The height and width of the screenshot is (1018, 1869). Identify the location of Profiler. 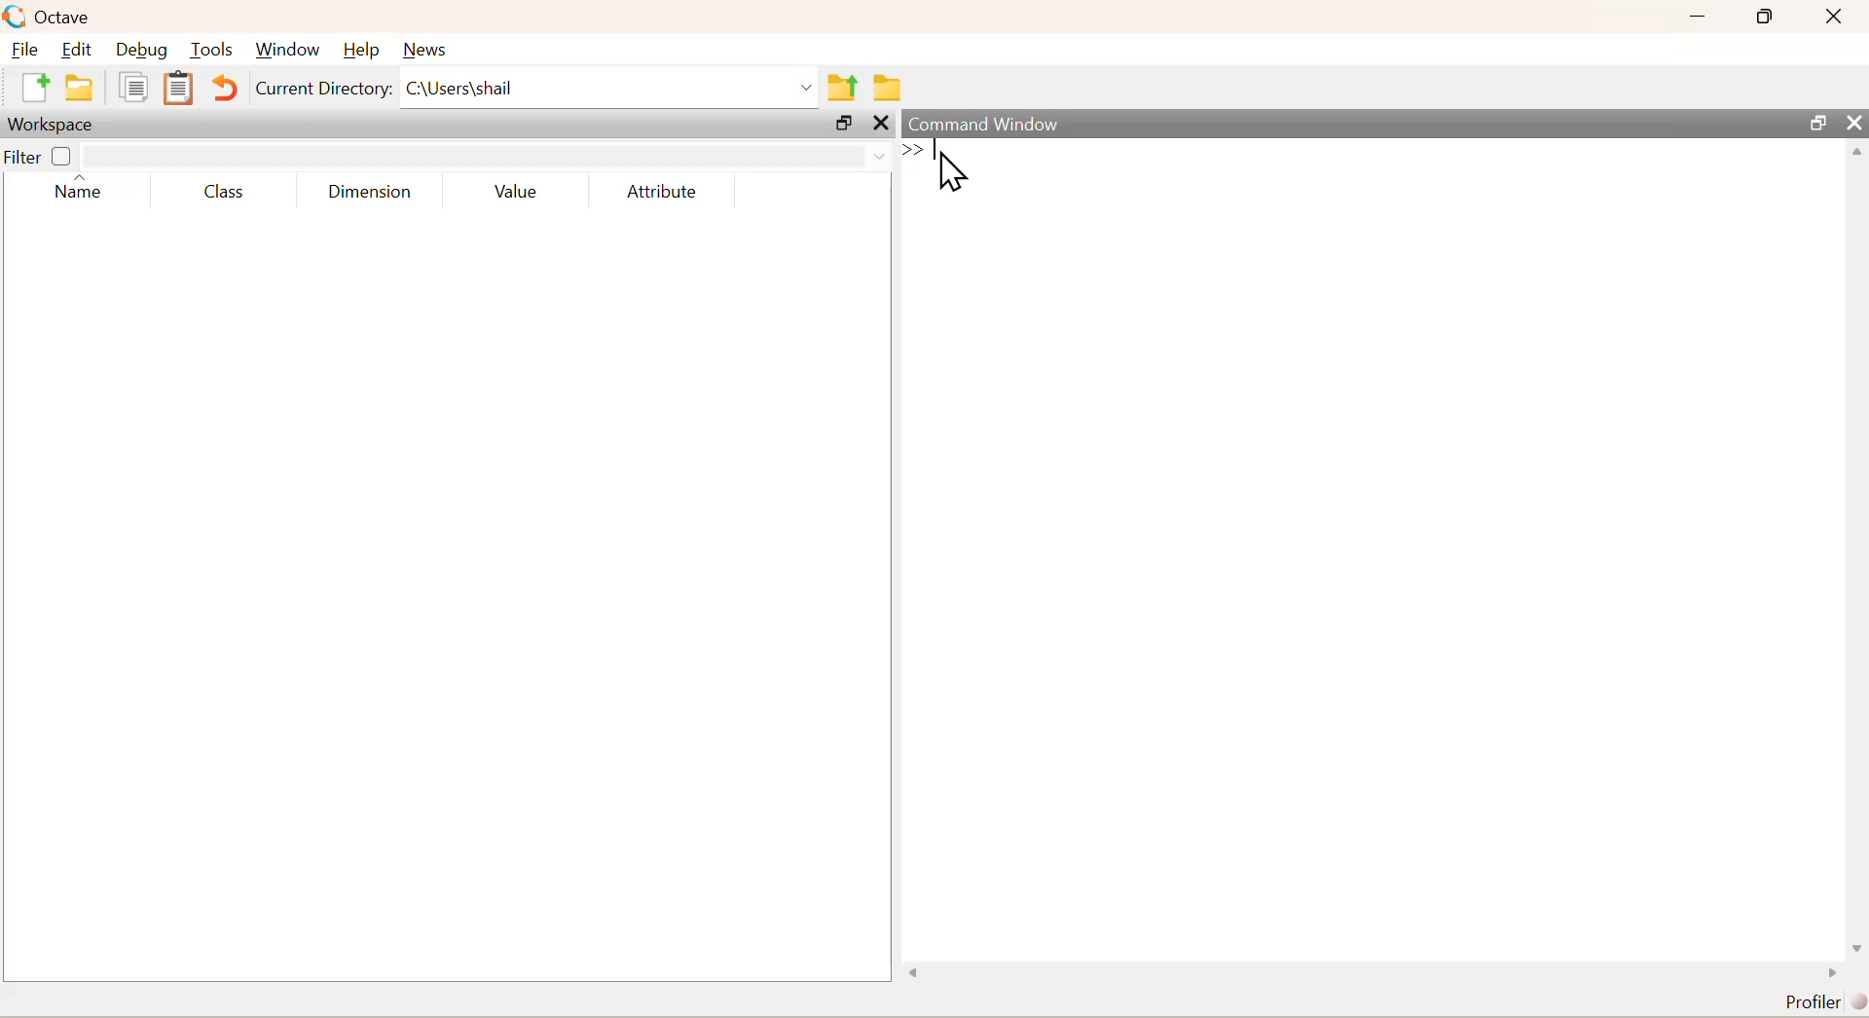
(1815, 999).